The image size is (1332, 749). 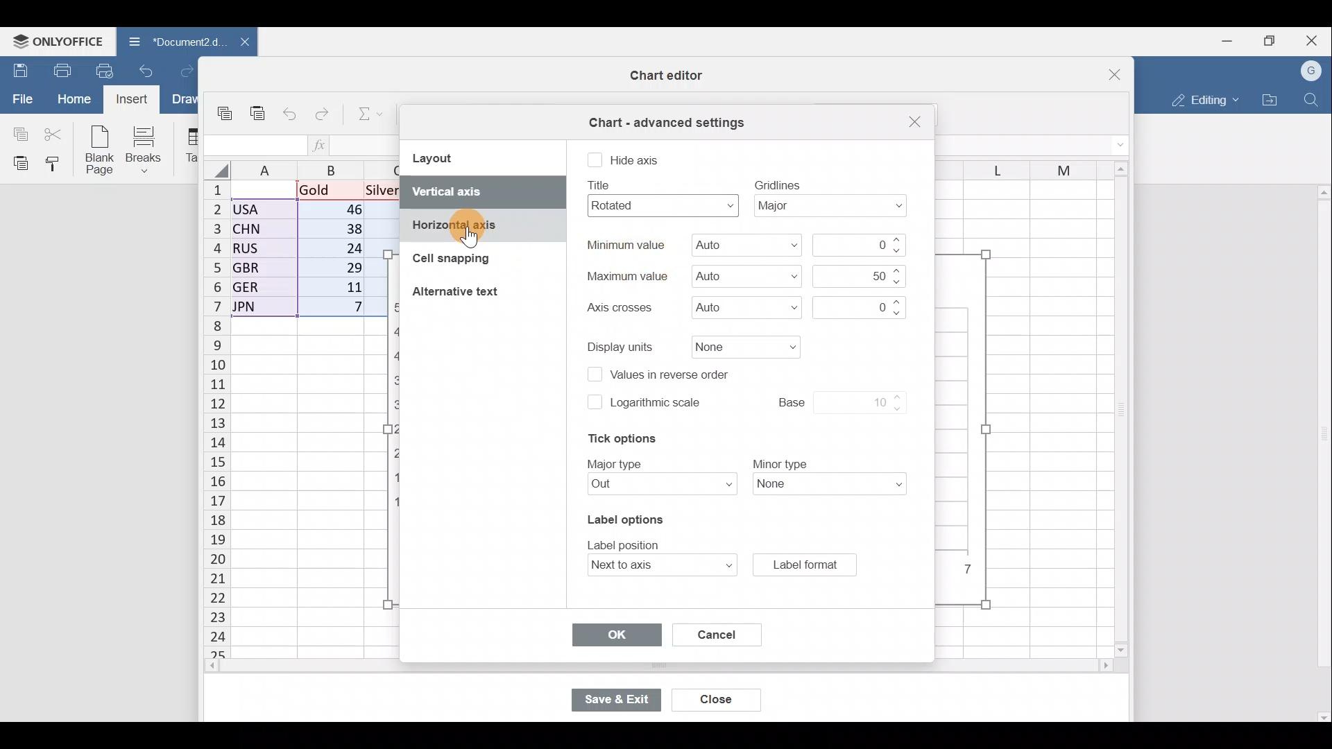 I want to click on Undo, so click(x=291, y=112).